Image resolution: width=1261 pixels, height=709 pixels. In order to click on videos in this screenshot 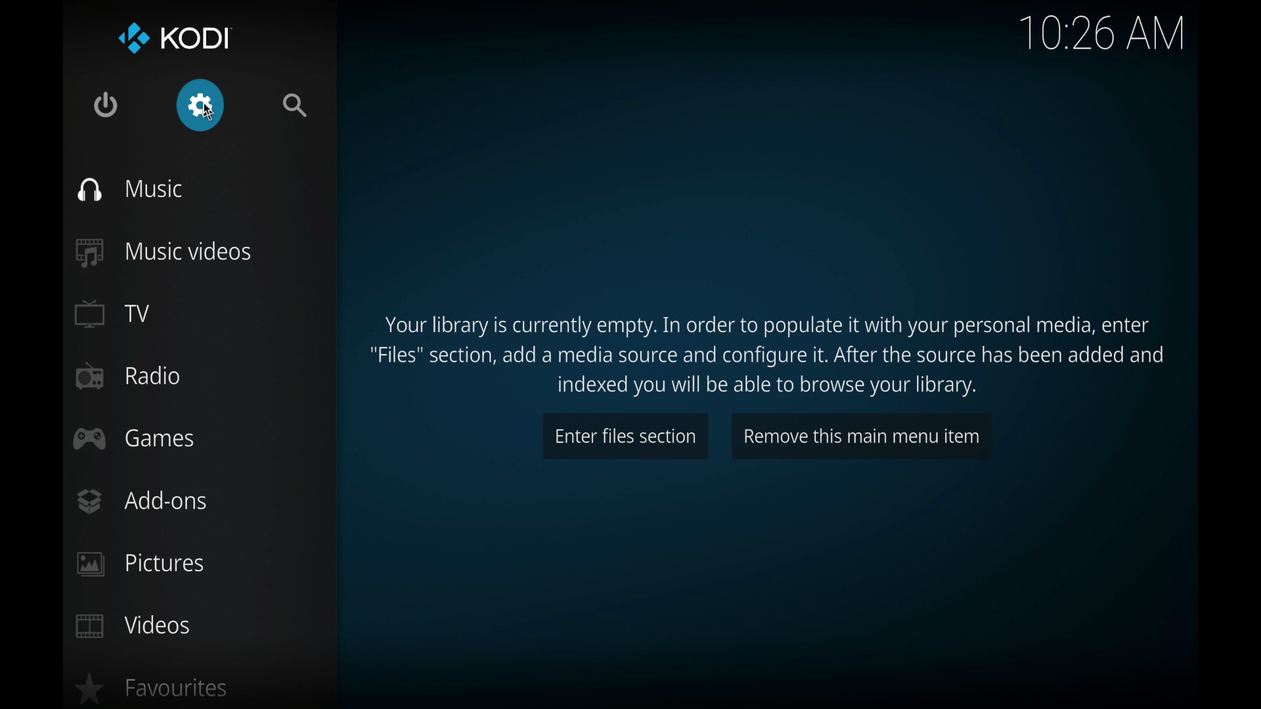, I will do `click(135, 626)`.